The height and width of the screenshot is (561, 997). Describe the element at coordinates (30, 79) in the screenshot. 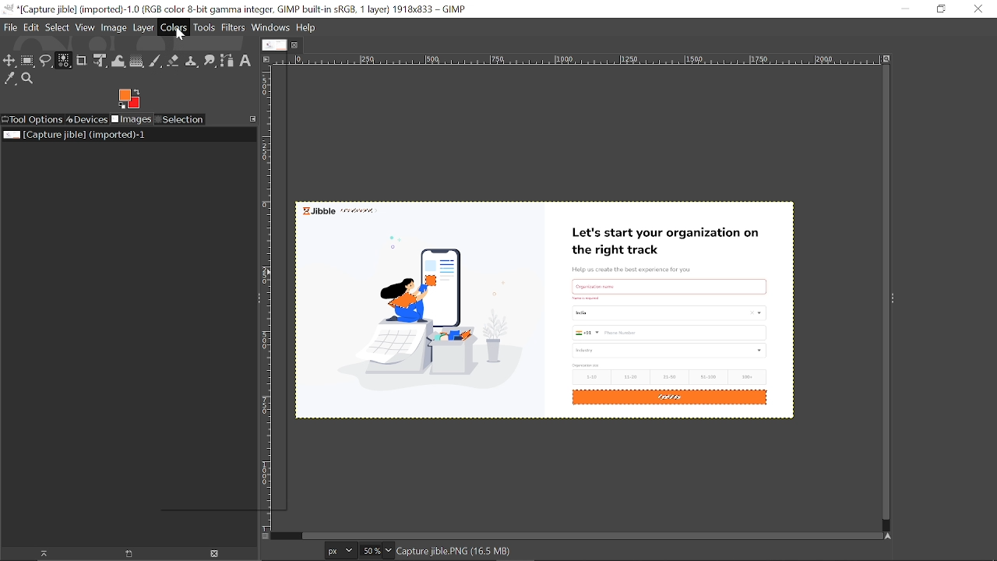

I see `Zoom tool` at that location.